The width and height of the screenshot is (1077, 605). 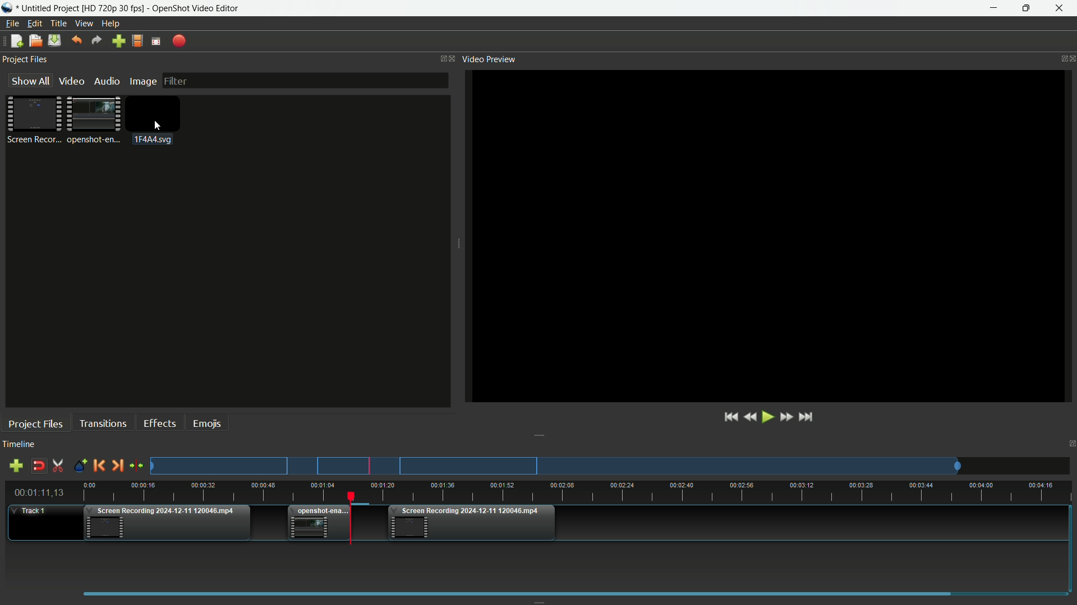 What do you see at coordinates (440, 59) in the screenshot?
I see `Change layout` at bounding box center [440, 59].